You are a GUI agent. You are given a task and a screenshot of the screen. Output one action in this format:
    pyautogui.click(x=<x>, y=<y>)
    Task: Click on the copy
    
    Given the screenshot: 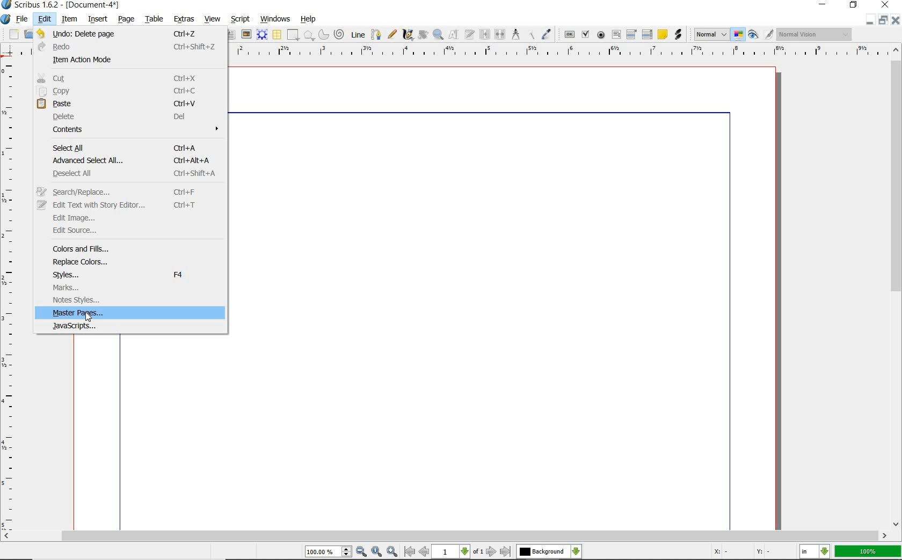 What is the action you would take?
    pyautogui.click(x=130, y=91)
    